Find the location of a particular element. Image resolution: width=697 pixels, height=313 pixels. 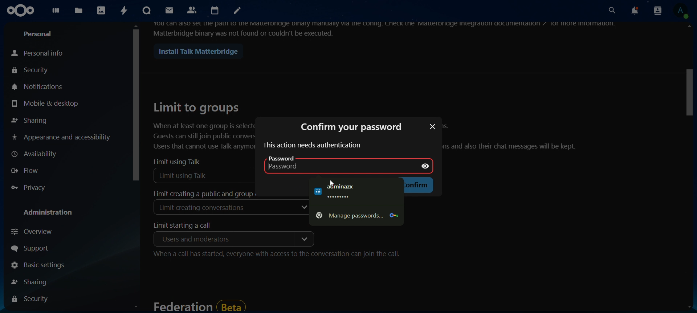

sharing is located at coordinates (33, 282).